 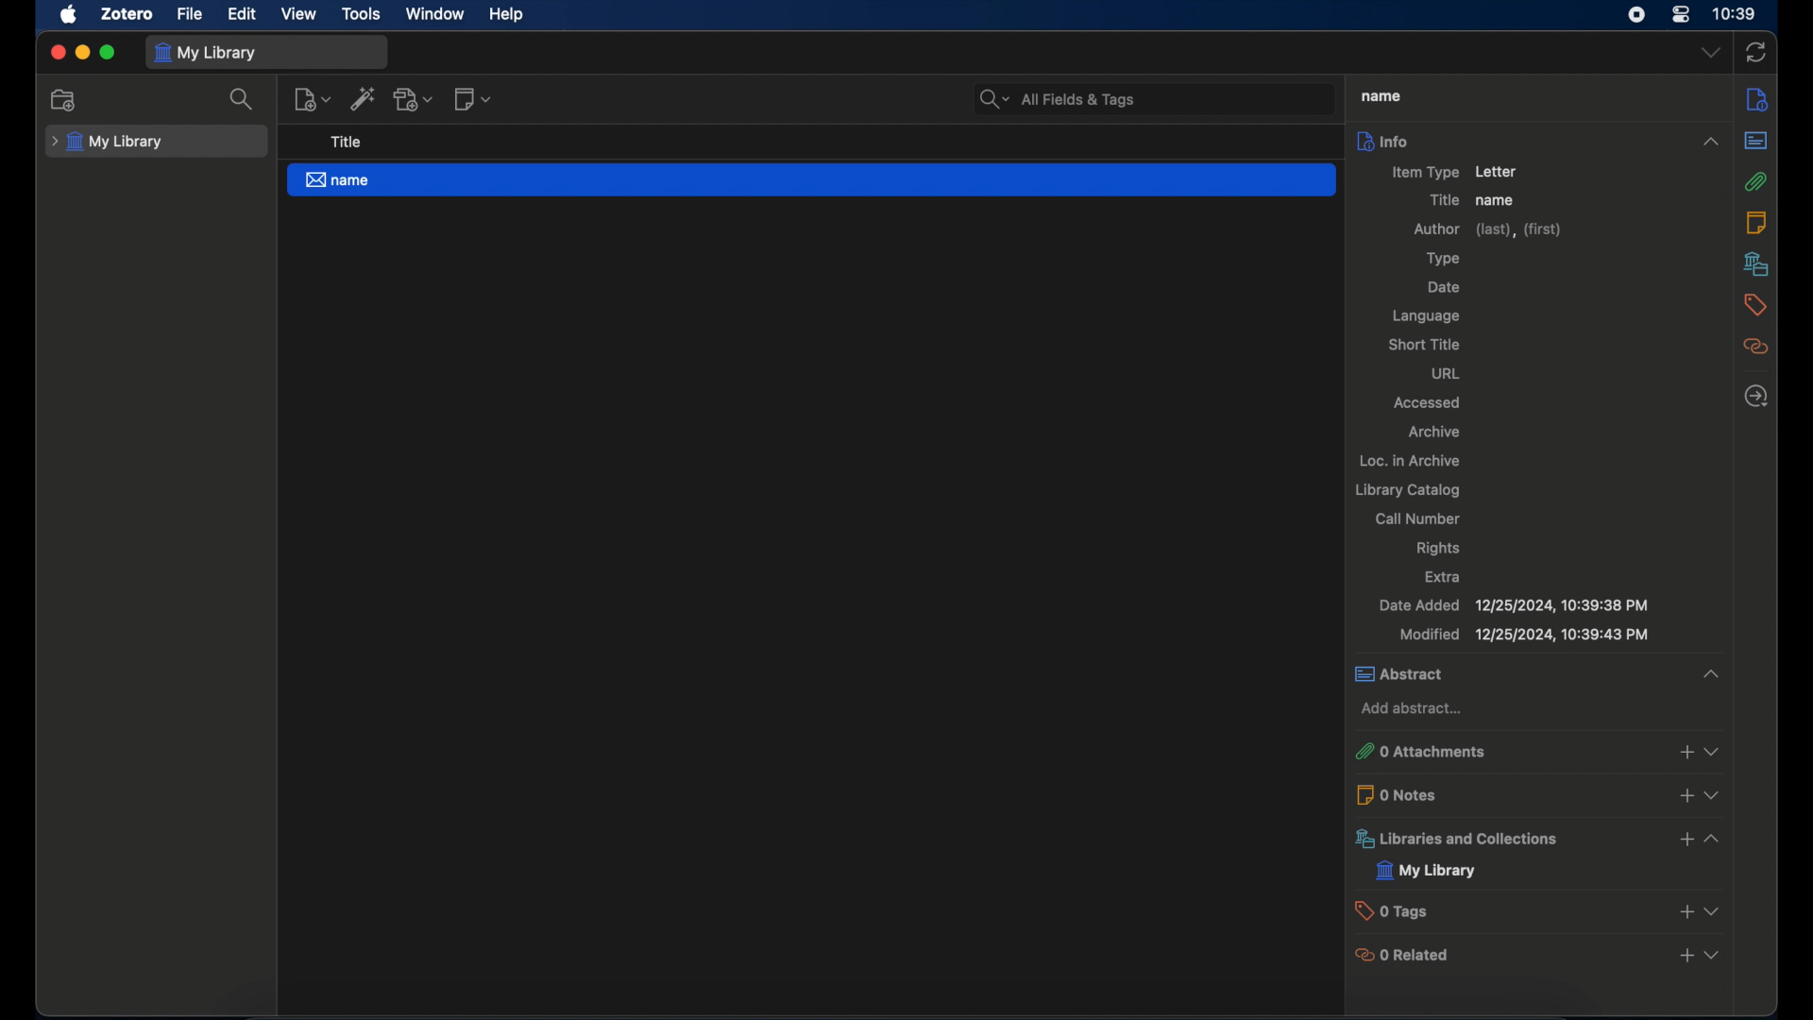 What do you see at coordinates (1381, 96) in the screenshot?
I see `title` at bounding box center [1381, 96].